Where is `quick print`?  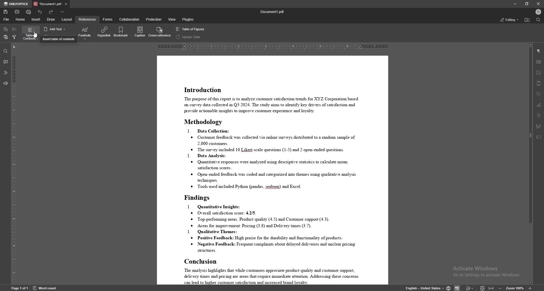
quick print is located at coordinates (29, 12).